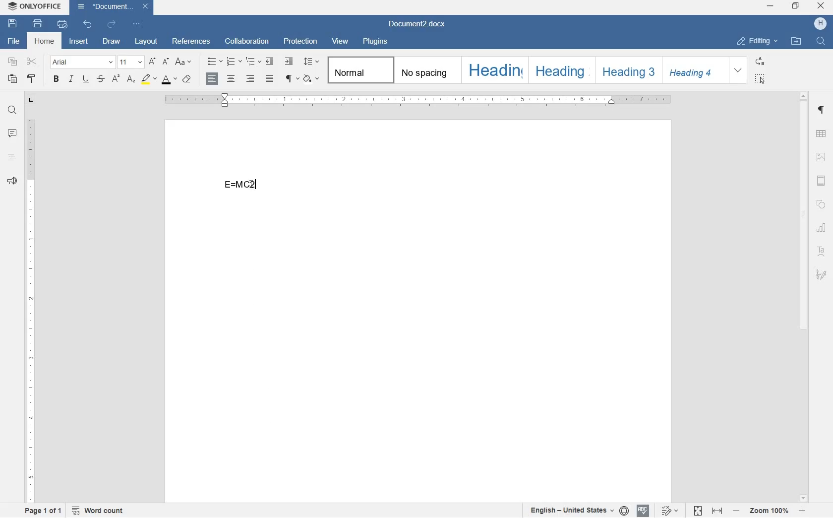 The height and width of the screenshot is (518, 833). Describe the element at coordinates (771, 6) in the screenshot. I see `minimize` at that location.